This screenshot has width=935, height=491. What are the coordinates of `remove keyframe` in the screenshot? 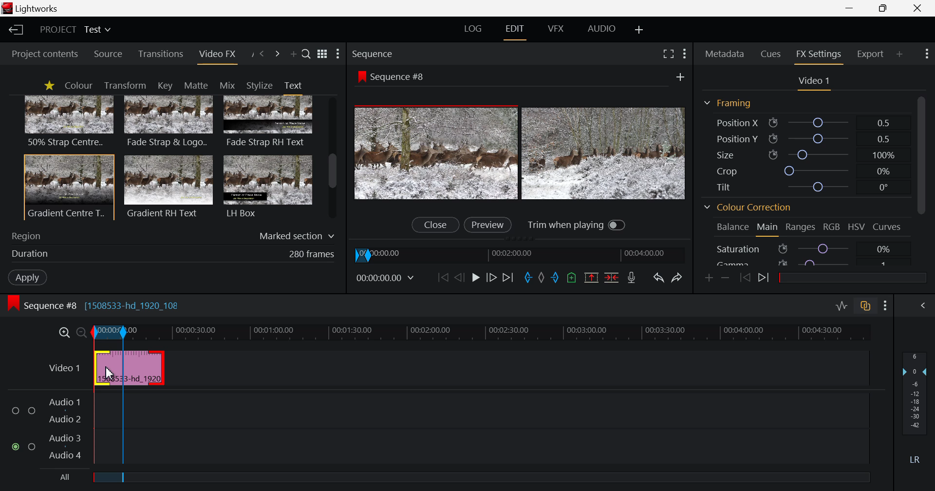 It's located at (726, 278).